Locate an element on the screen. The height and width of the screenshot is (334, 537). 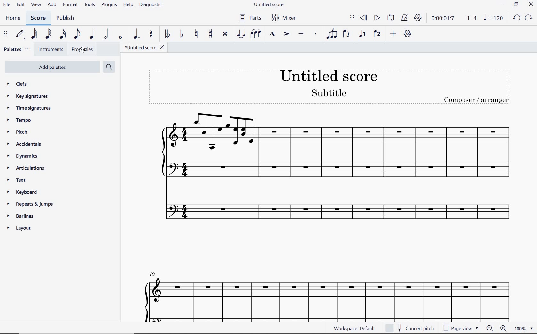
EIGHTH NOTE is located at coordinates (78, 34).